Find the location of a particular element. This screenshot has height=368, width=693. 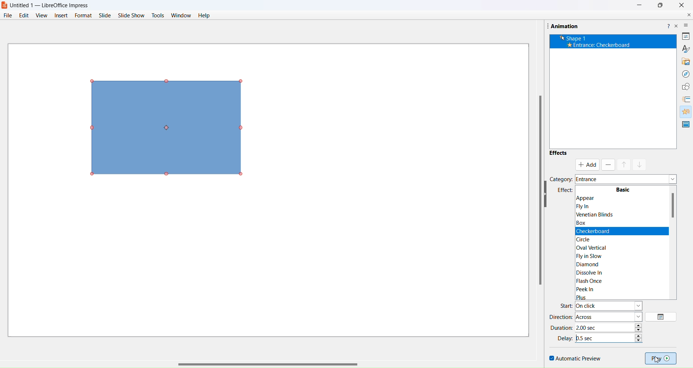

time is located at coordinates (606, 327).